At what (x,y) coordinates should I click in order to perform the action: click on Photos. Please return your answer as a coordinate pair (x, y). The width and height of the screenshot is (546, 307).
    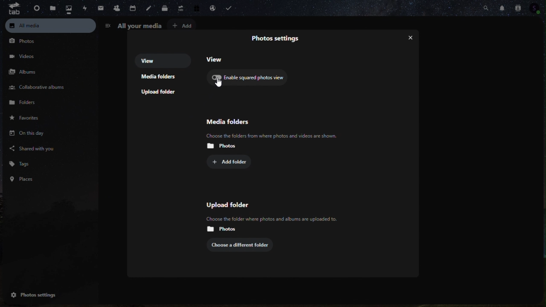
    Looking at the image, I should click on (26, 43).